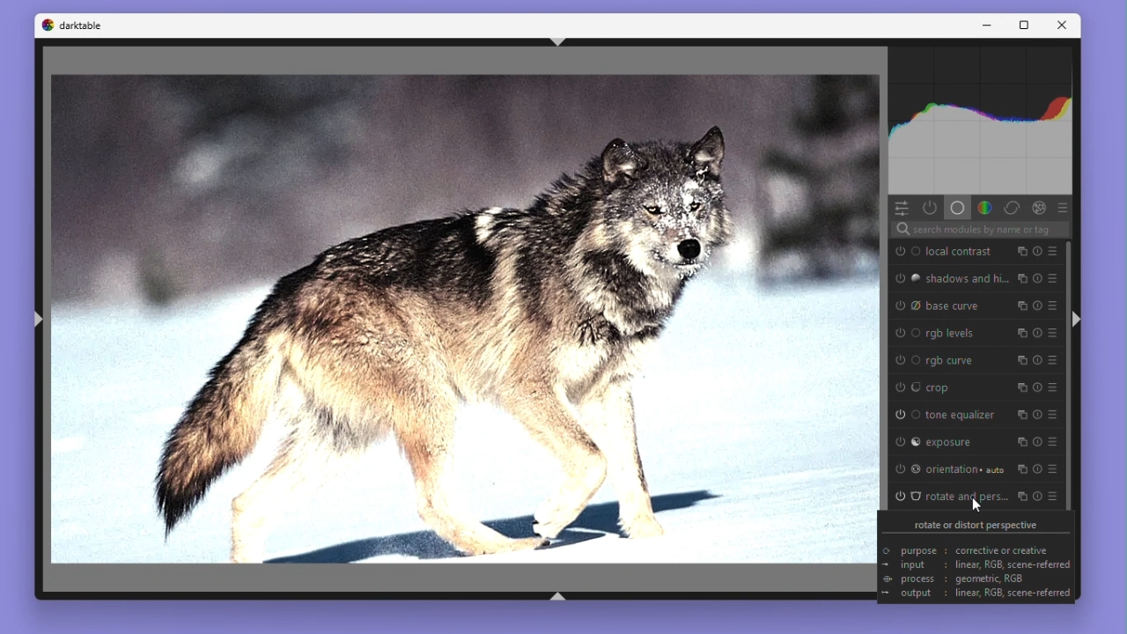 This screenshot has width=1127, height=634. I want to click on Base curve, so click(975, 306).